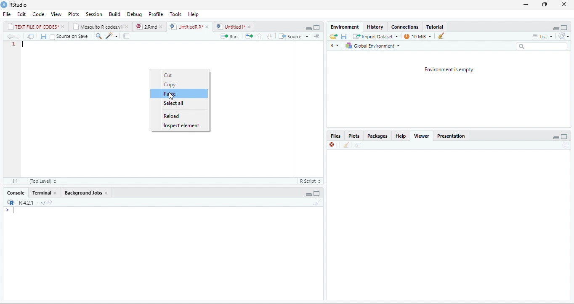  What do you see at coordinates (357, 146) in the screenshot?
I see `move` at bounding box center [357, 146].